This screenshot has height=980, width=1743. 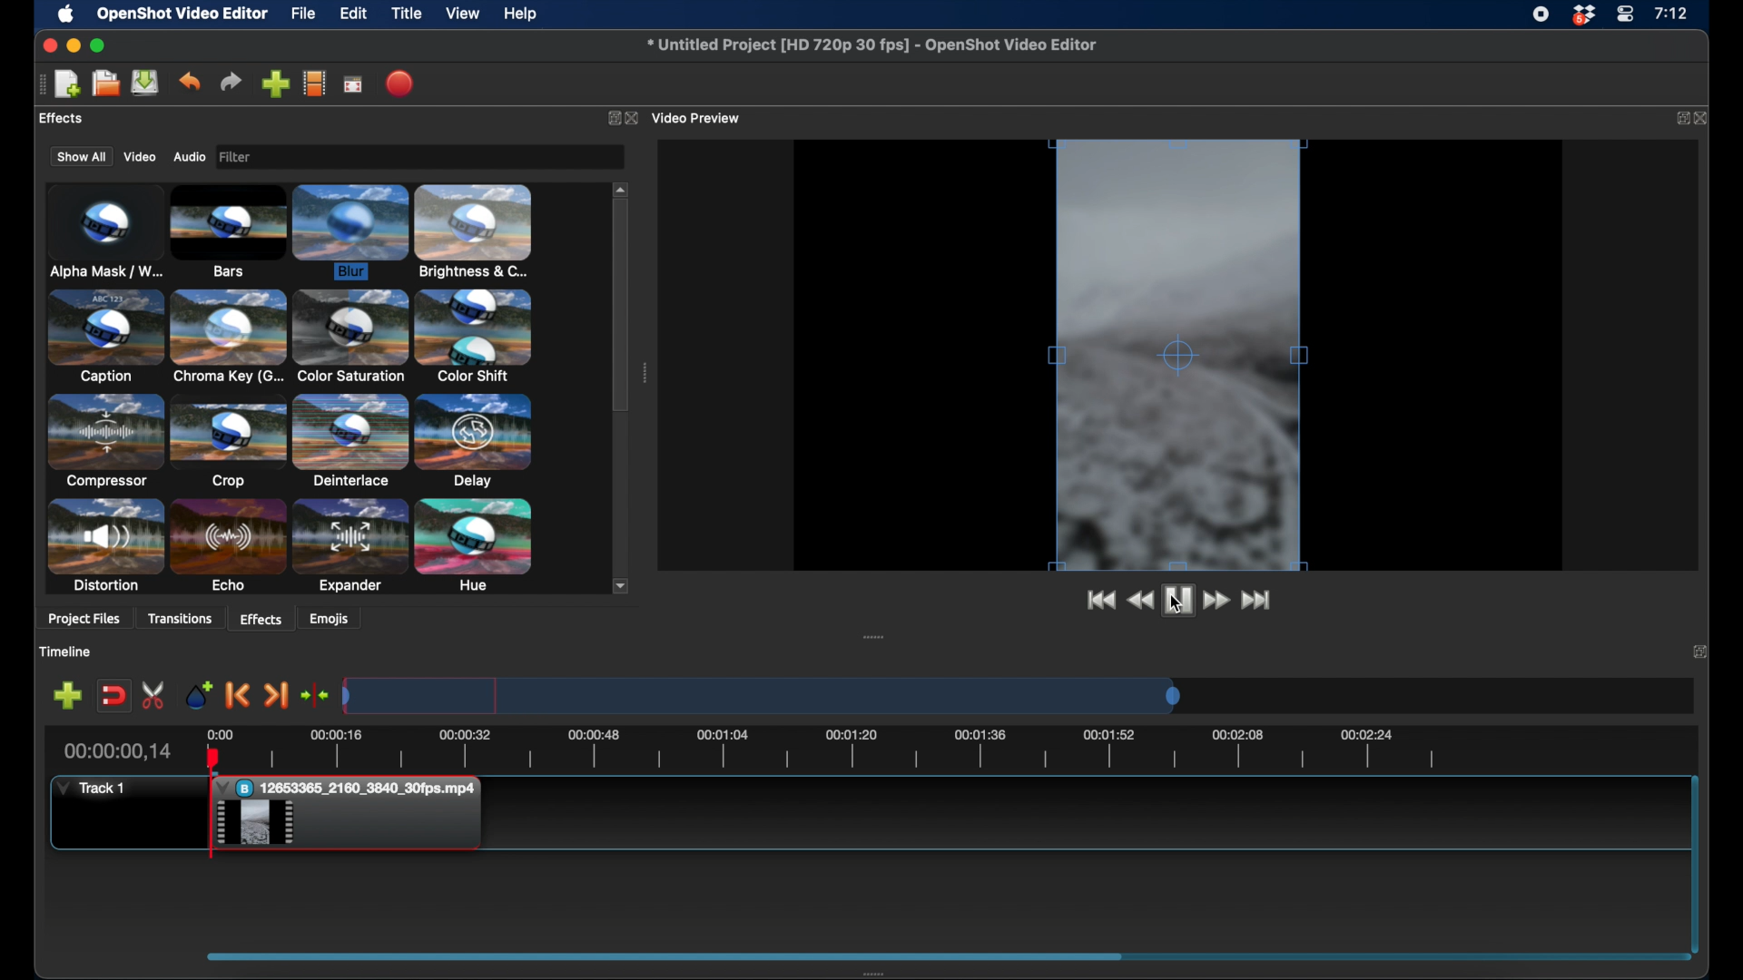 What do you see at coordinates (352, 233) in the screenshot?
I see `blur effect selected` at bounding box center [352, 233].